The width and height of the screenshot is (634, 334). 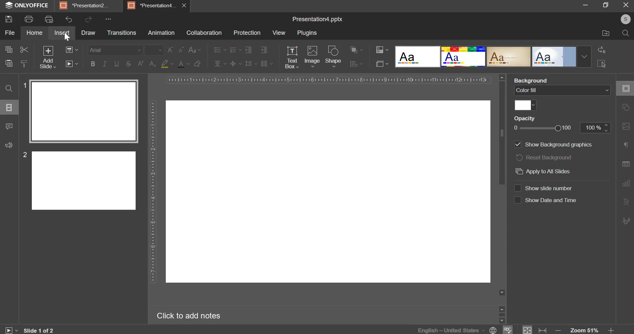 What do you see at coordinates (381, 63) in the screenshot?
I see `select slide size` at bounding box center [381, 63].